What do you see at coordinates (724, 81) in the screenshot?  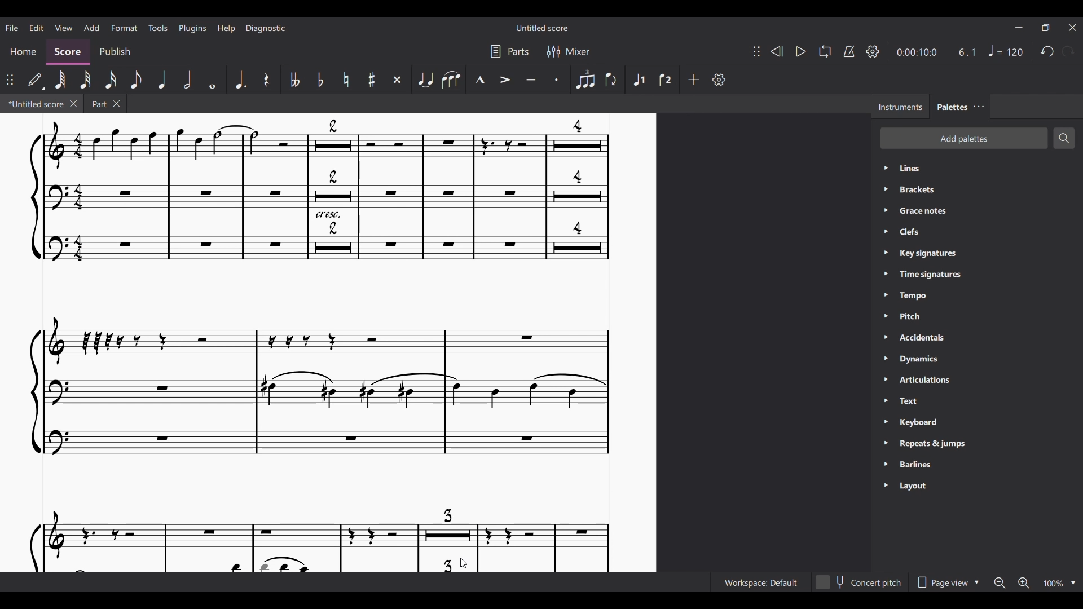 I see `settings` at bounding box center [724, 81].